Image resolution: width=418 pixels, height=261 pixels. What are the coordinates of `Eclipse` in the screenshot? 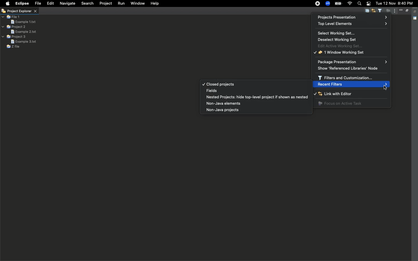 It's located at (22, 4).